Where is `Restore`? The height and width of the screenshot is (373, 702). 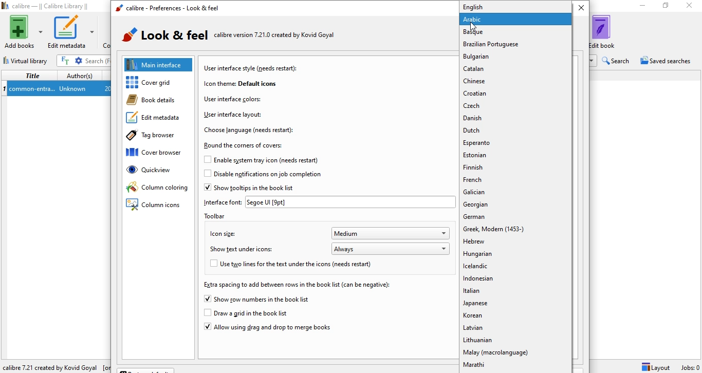 Restore is located at coordinates (666, 7).